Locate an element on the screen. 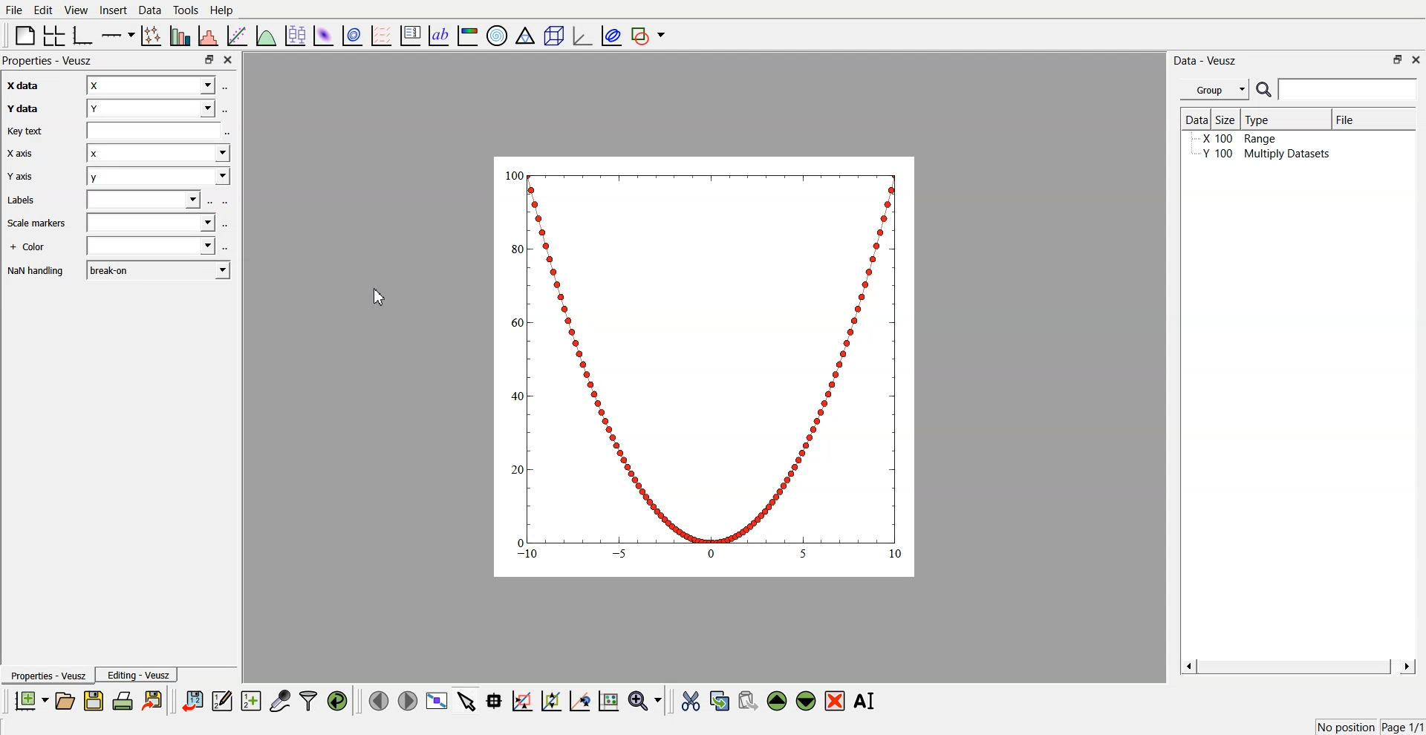 This screenshot has width=1426, height=735. zoom out the graph axes is located at coordinates (550, 700).